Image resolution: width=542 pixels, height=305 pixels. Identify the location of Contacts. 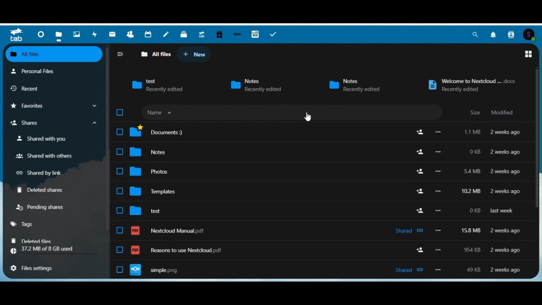
(131, 34).